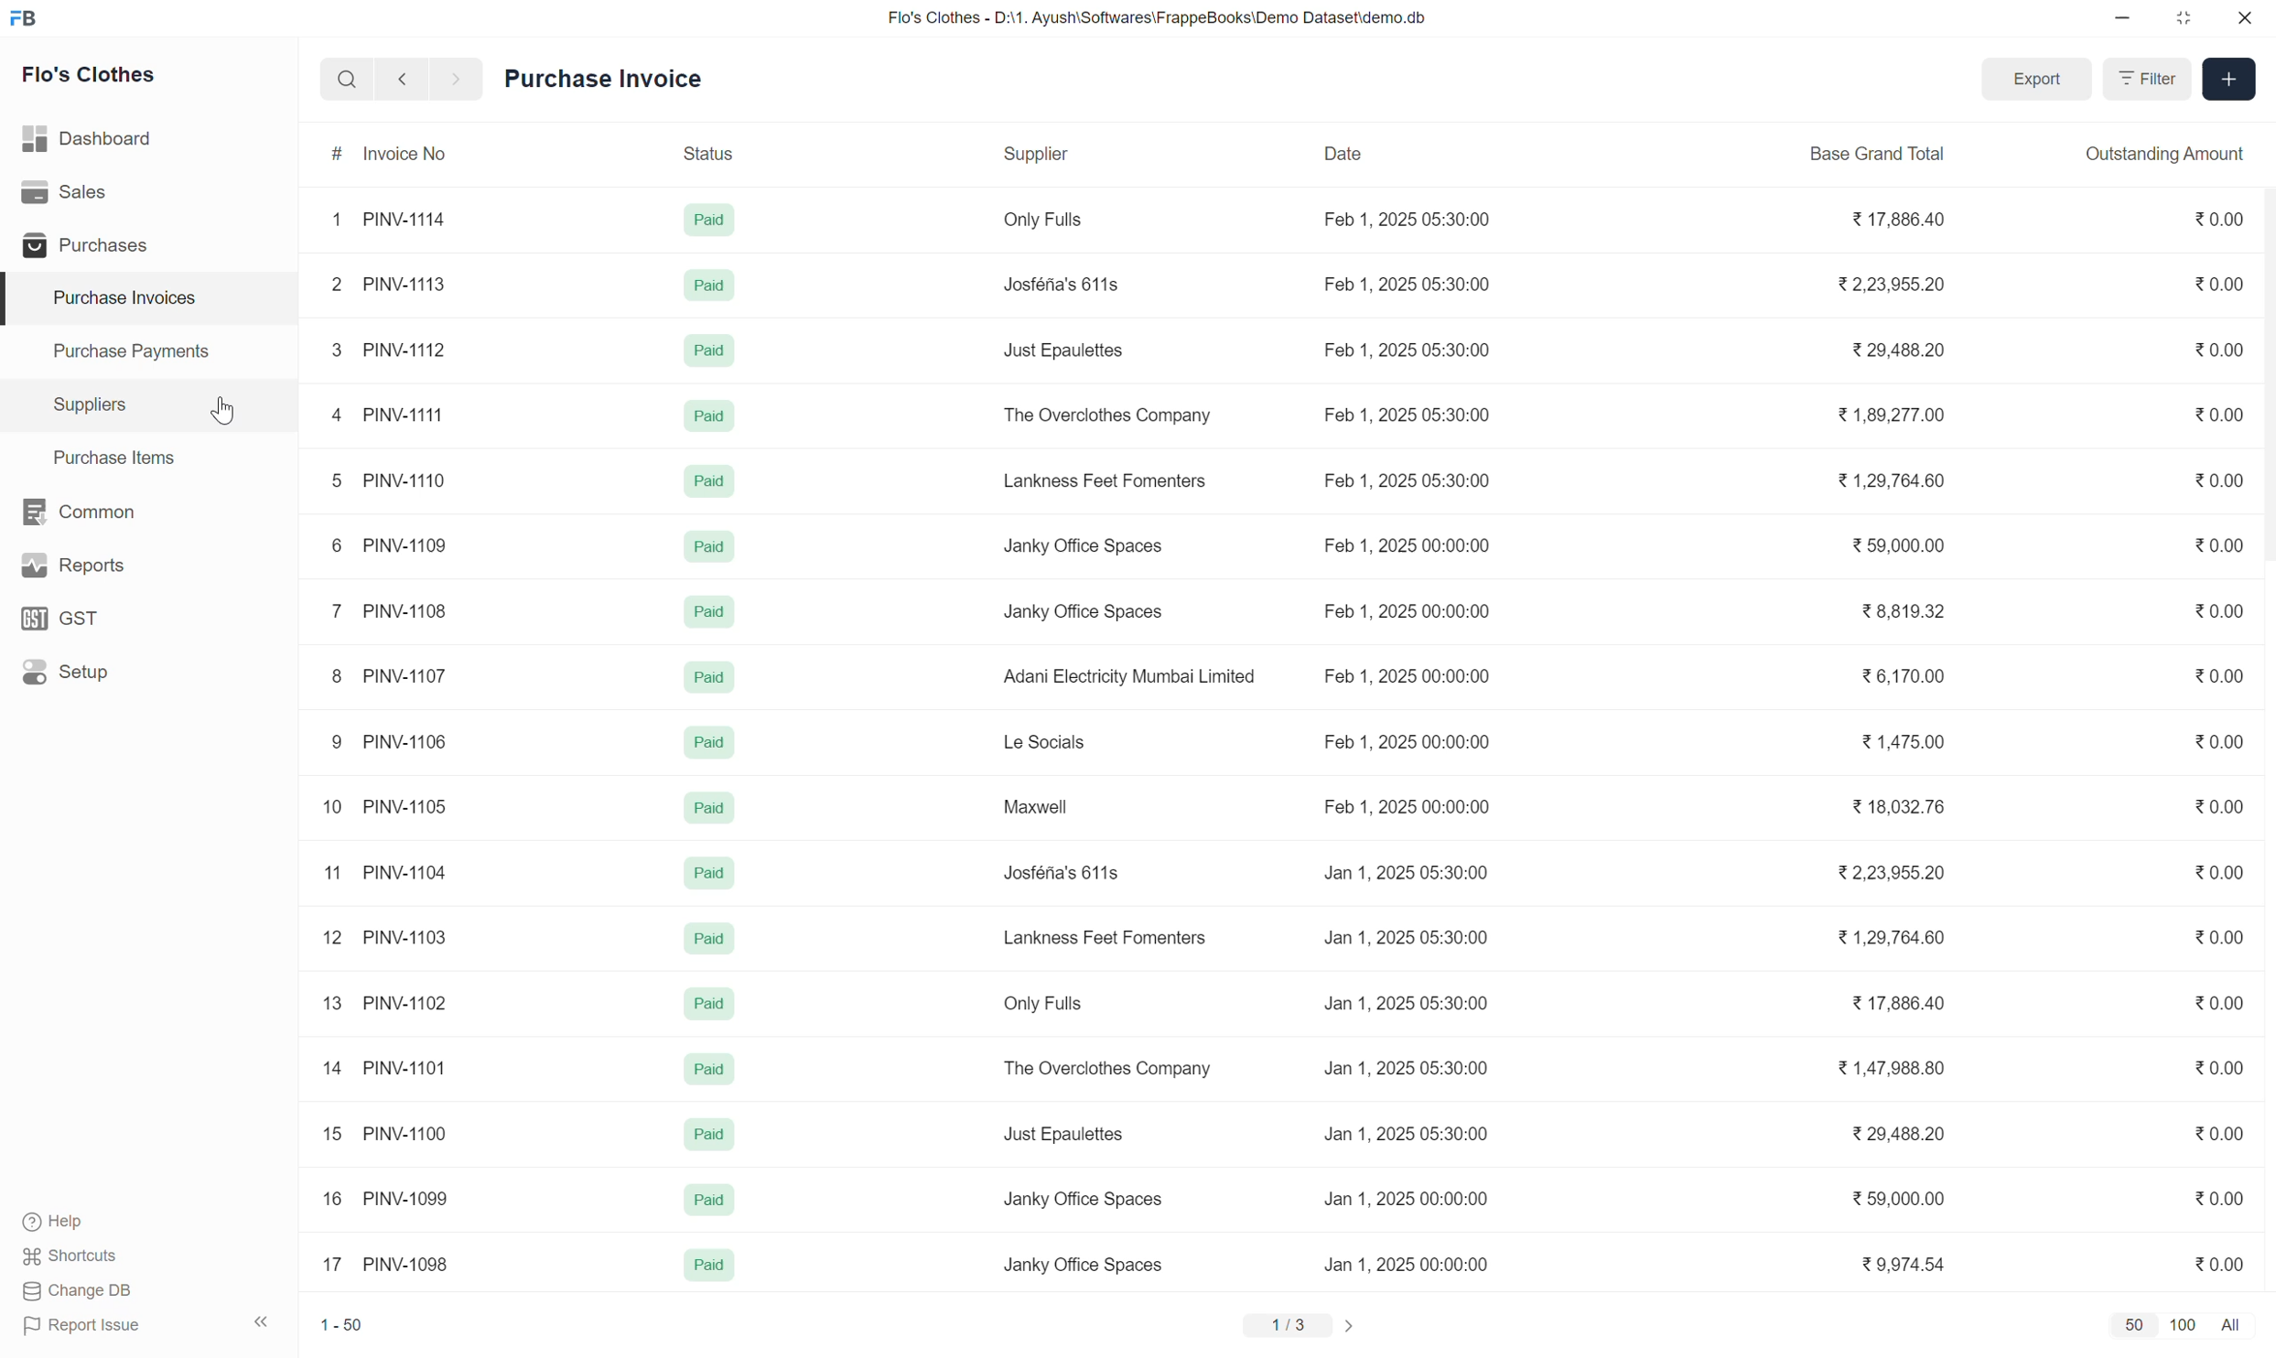 Image resolution: width=2276 pixels, height=1358 pixels. I want to click on 0.00, so click(2218, 808).